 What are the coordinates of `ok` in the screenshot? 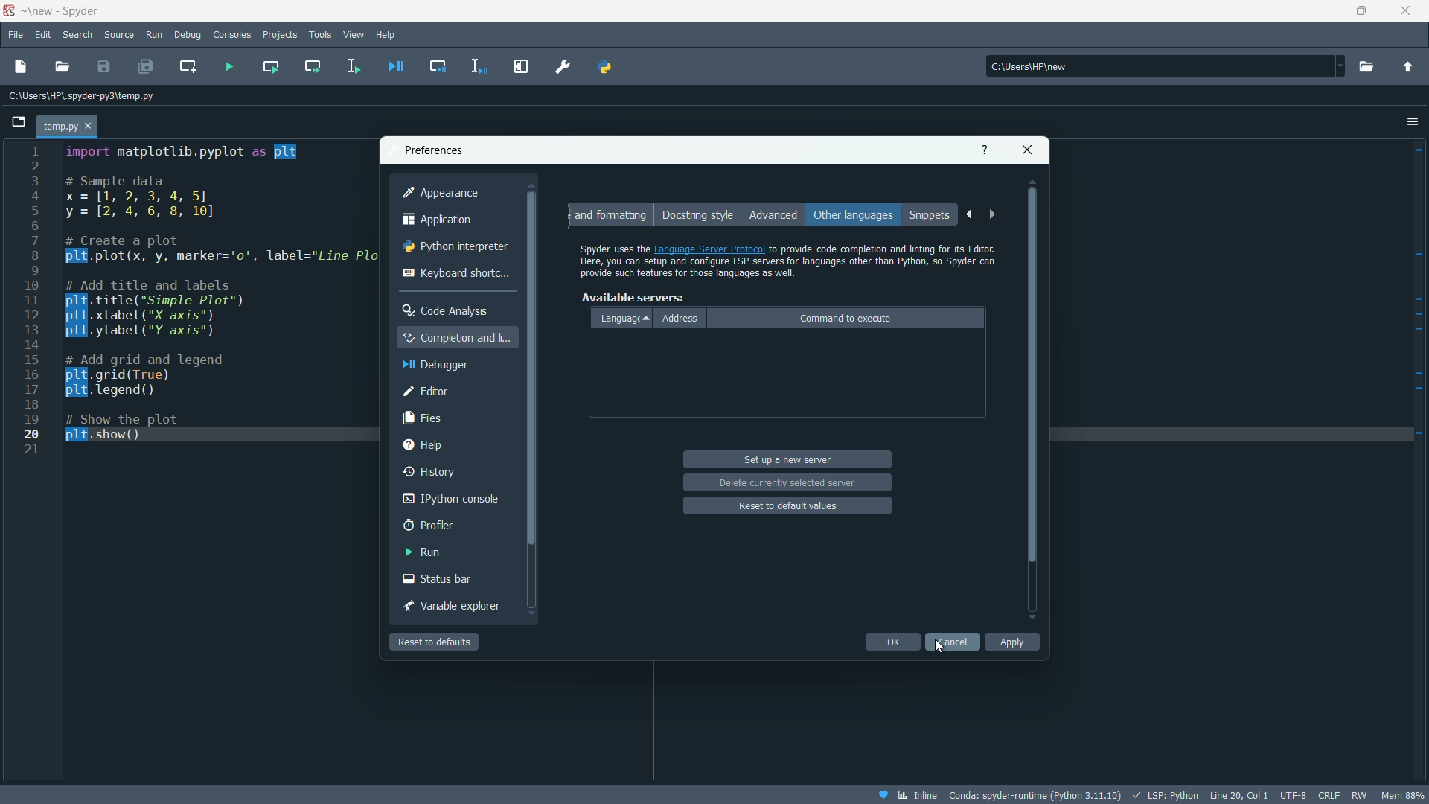 It's located at (892, 642).